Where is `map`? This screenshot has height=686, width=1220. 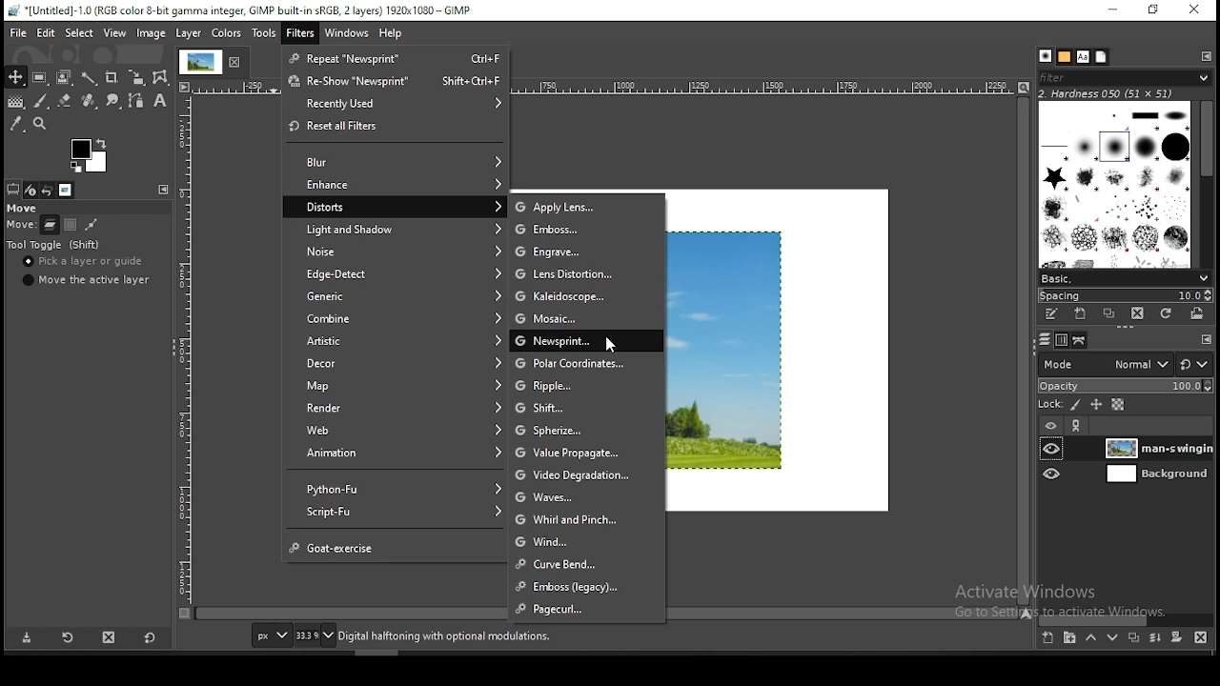
map is located at coordinates (395, 386).